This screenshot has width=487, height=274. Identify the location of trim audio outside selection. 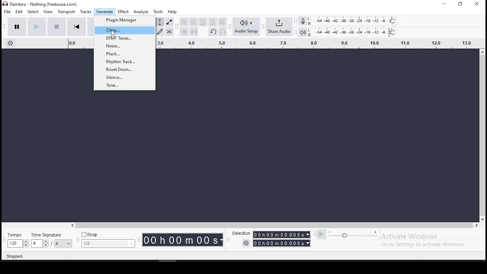
(184, 32).